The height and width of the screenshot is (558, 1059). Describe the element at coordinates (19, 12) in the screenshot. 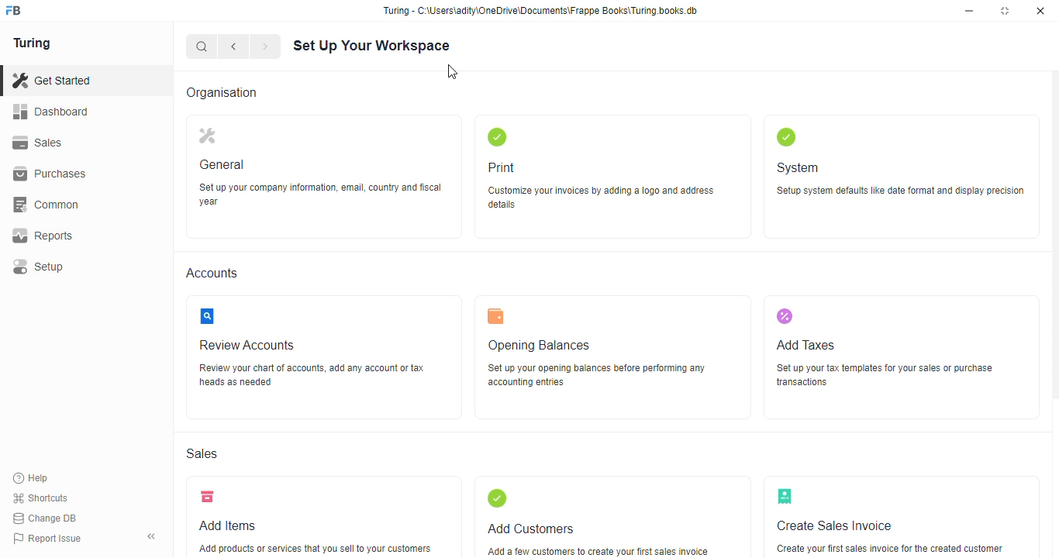

I see `frappe books logo` at that location.